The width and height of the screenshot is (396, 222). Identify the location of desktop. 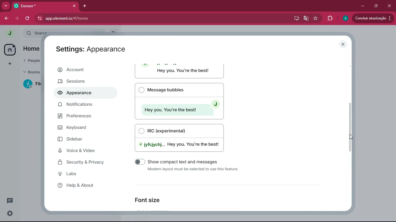
(296, 18).